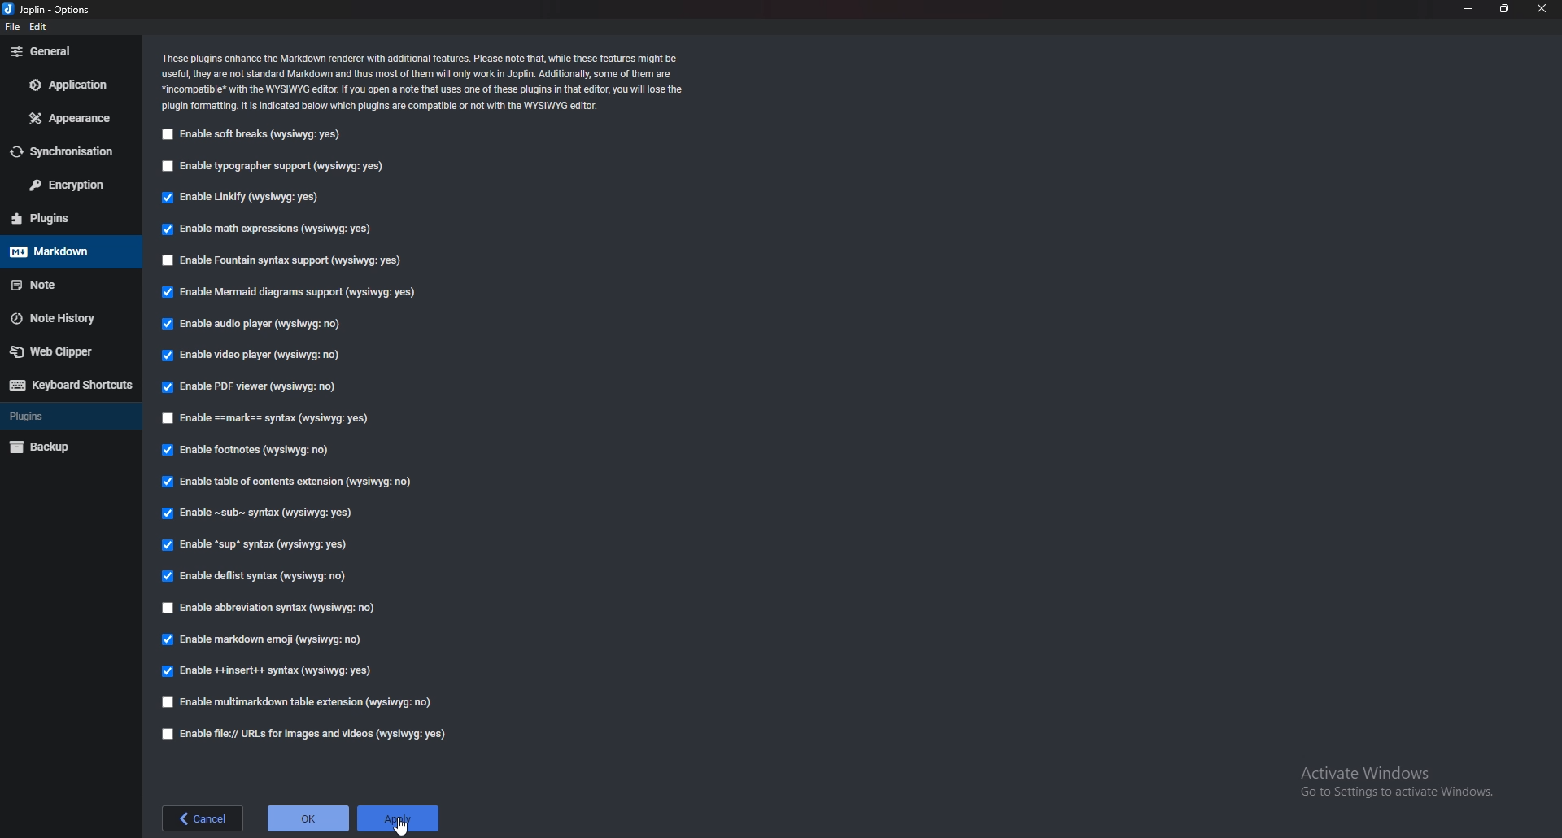 The width and height of the screenshot is (1562, 838). I want to click on Enable abbreviation syntax, so click(269, 609).